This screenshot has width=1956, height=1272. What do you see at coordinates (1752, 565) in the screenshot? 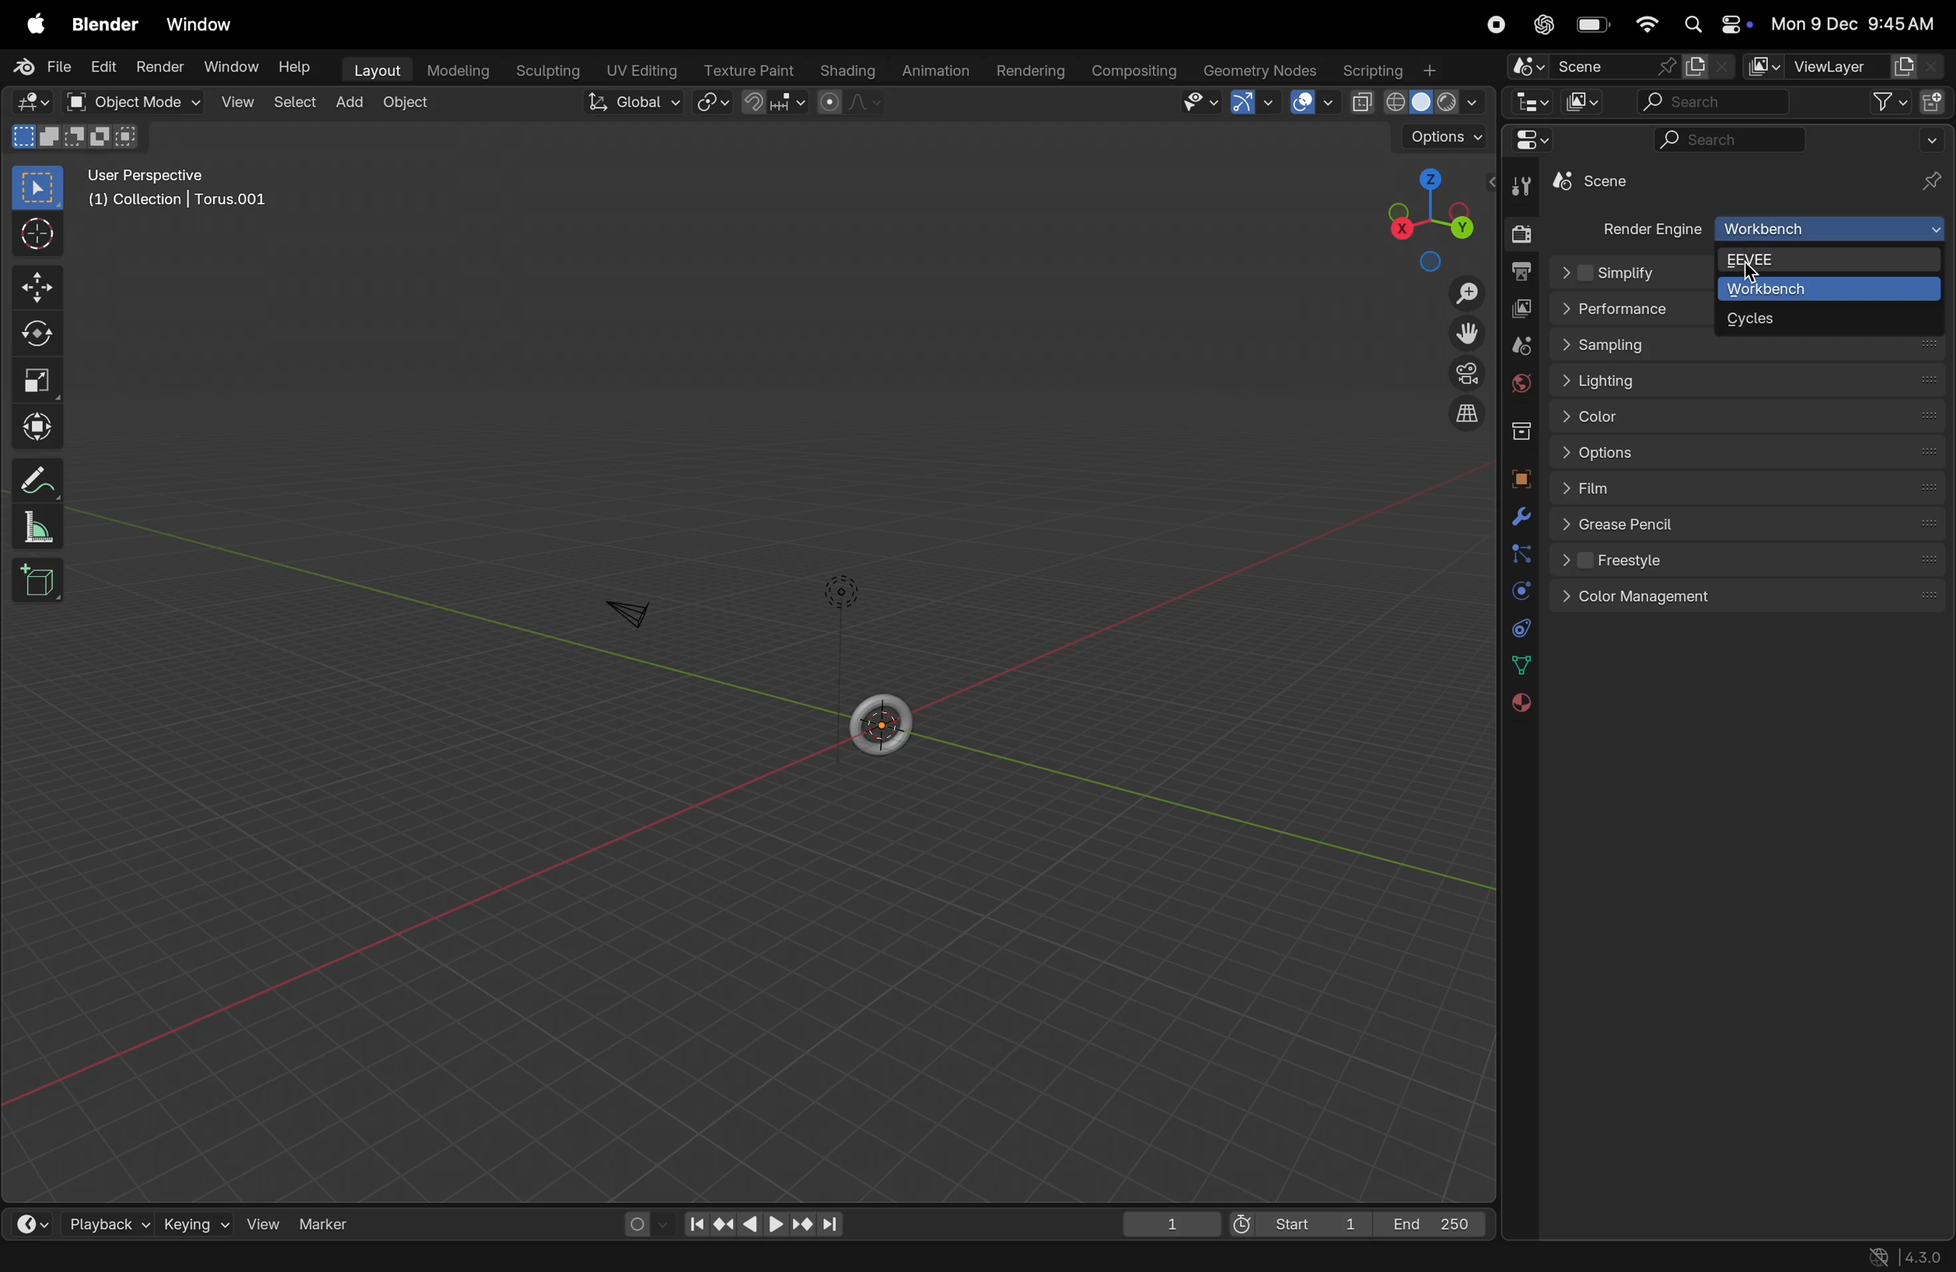
I see `freestyle` at bounding box center [1752, 565].